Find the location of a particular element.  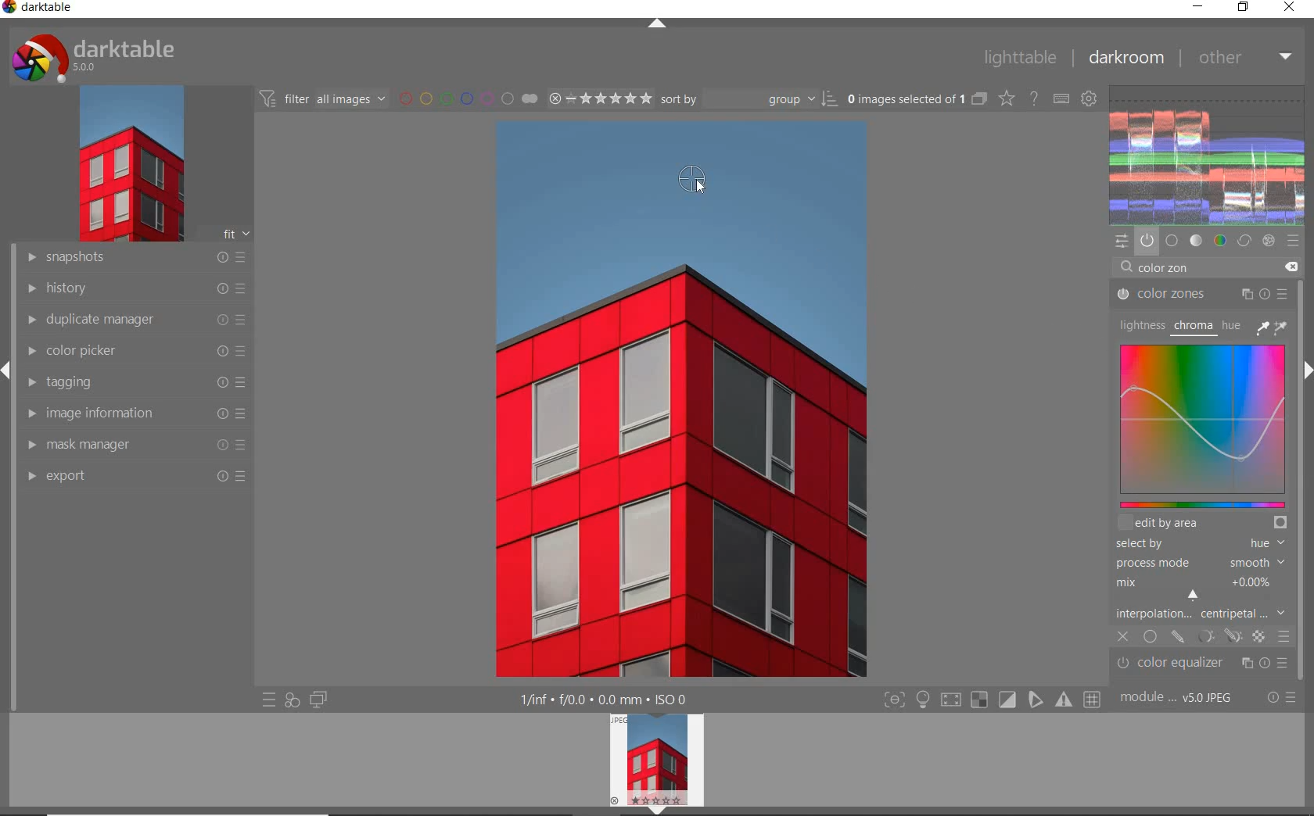

BLENDING OPTIONS is located at coordinates (1284, 635).